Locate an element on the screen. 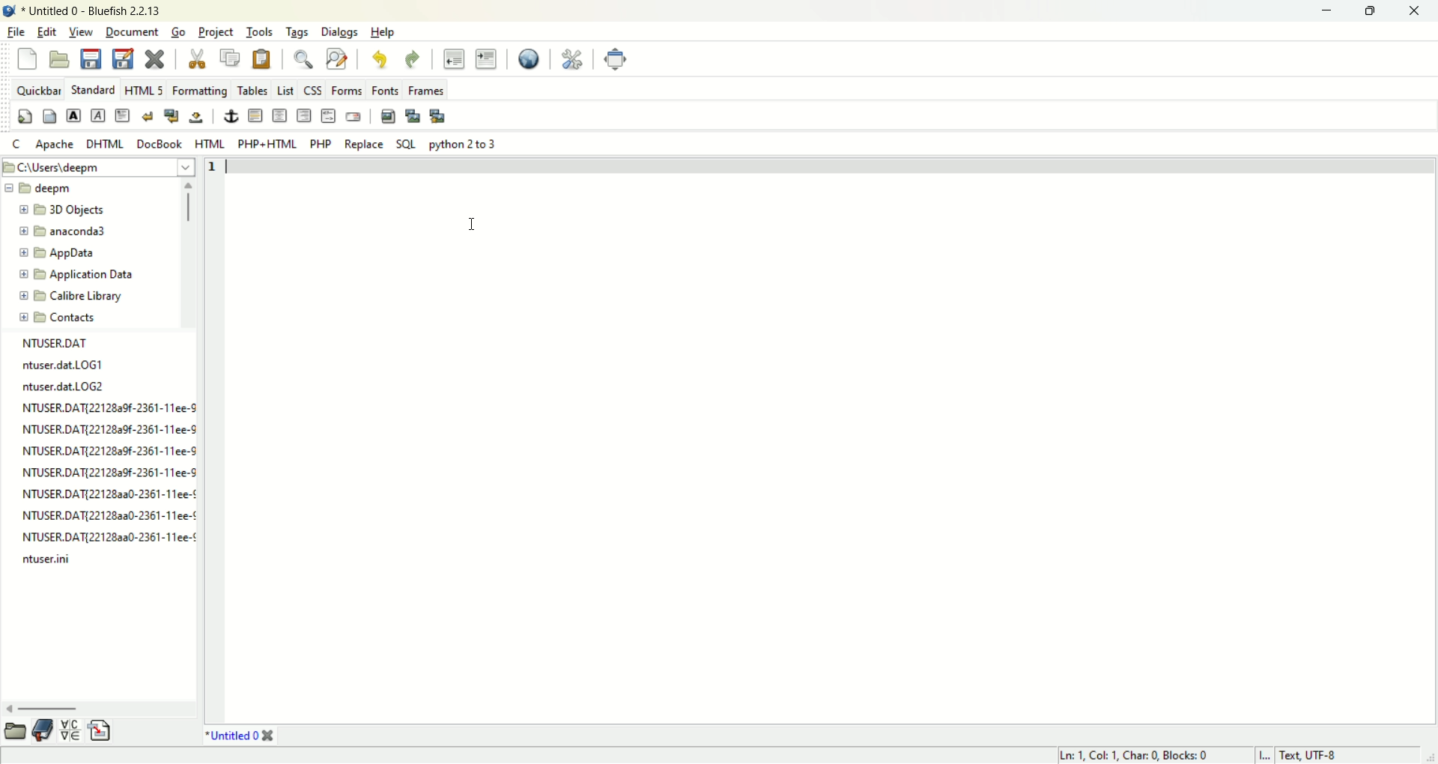  edit preferences is located at coordinates (576, 59).